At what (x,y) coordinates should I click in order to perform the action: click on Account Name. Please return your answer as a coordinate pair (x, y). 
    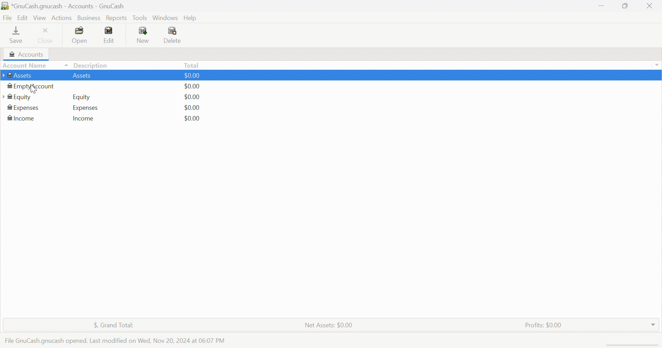
    Looking at the image, I should click on (36, 66).